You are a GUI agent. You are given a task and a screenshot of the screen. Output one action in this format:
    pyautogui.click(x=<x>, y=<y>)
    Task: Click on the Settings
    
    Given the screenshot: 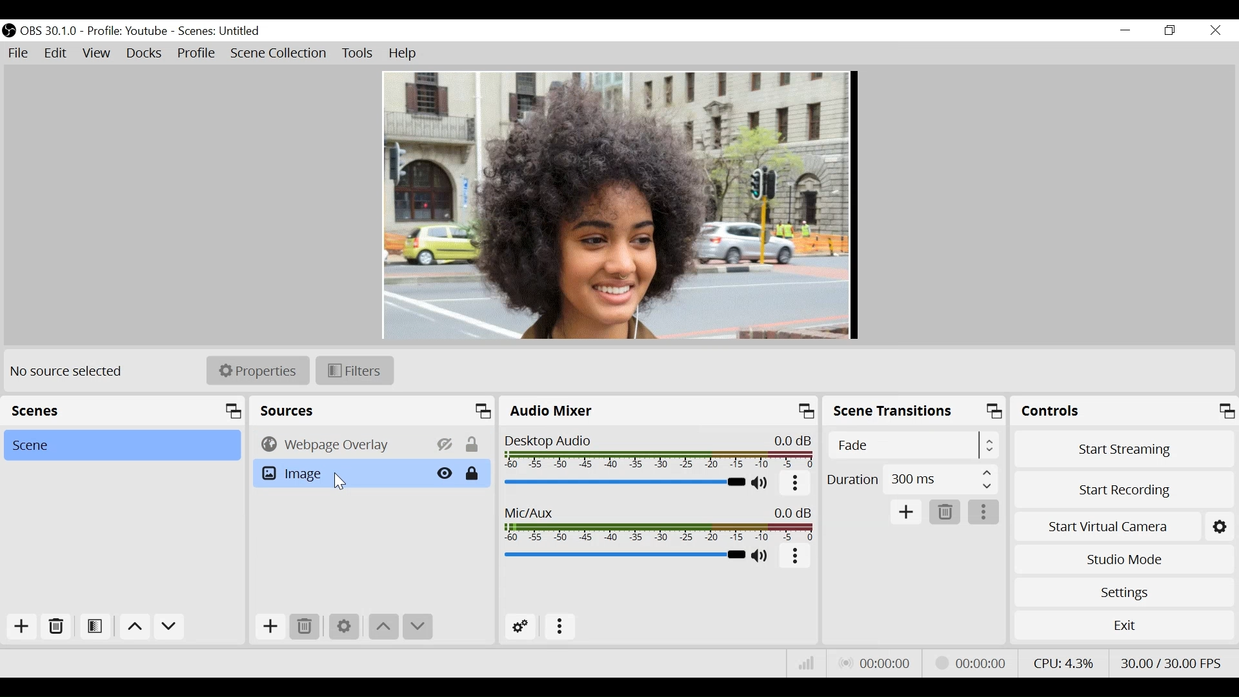 What is the action you would take?
    pyautogui.click(x=344, y=626)
    